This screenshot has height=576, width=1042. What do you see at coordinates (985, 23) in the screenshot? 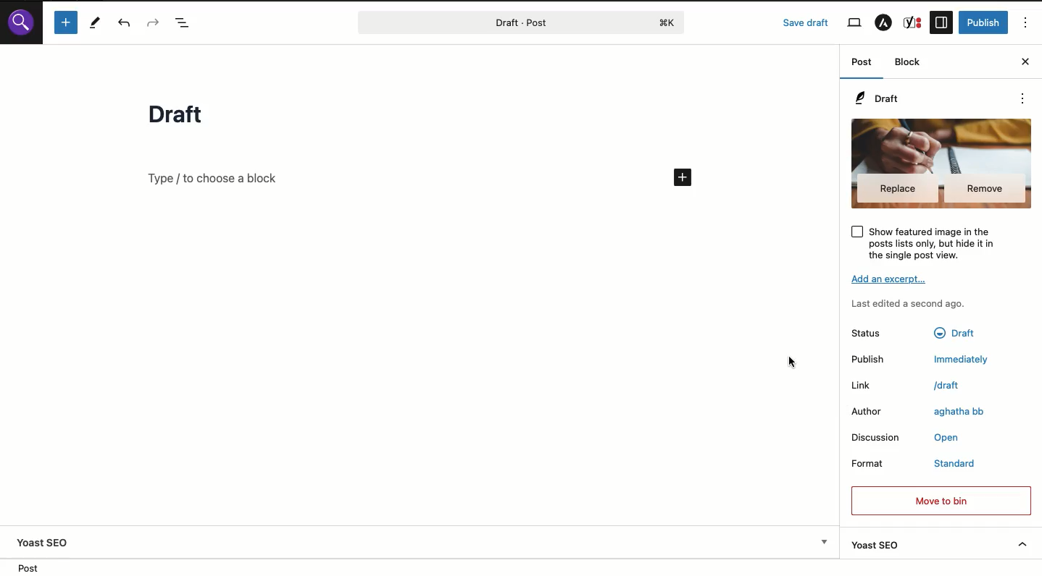
I see `Publish ` at bounding box center [985, 23].